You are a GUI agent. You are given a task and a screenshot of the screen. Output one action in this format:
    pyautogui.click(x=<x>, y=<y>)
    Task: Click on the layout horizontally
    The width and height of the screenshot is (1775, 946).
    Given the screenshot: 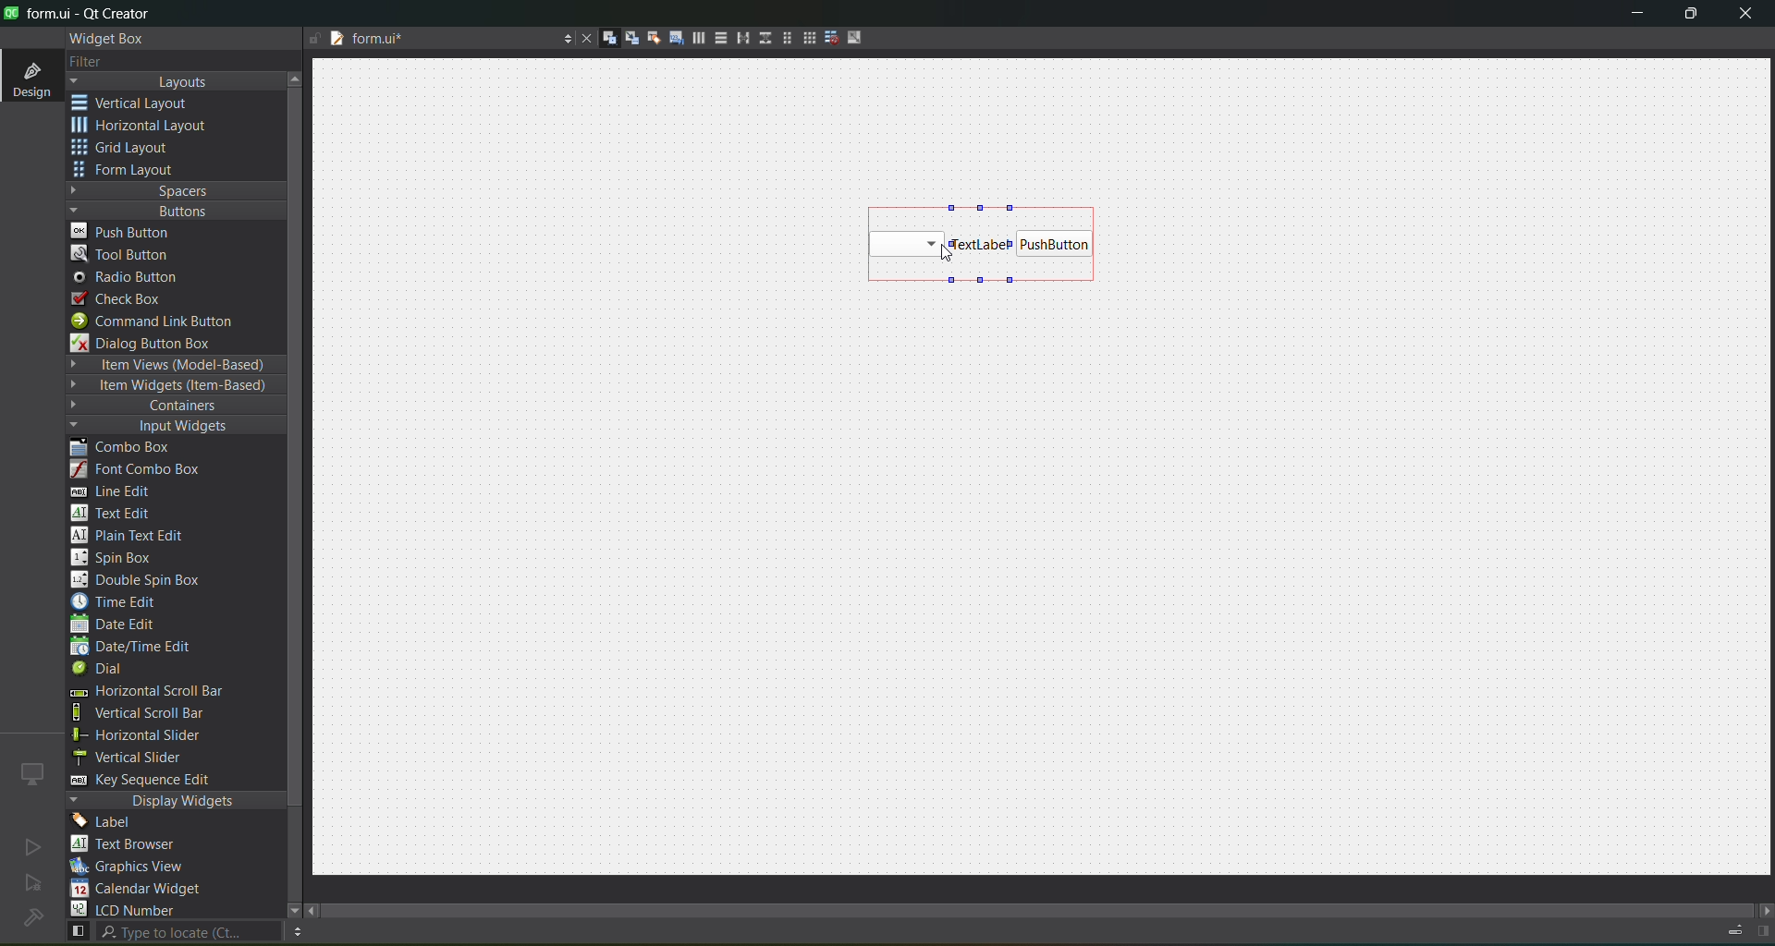 What is the action you would take?
    pyautogui.click(x=692, y=41)
    